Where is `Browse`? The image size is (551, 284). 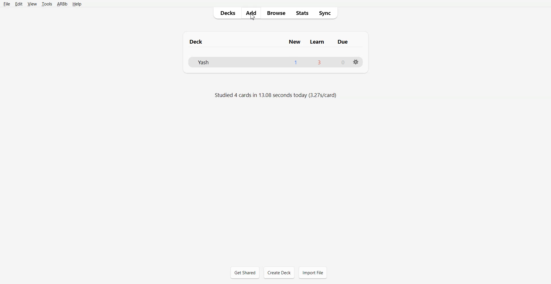
Browse is located at coordinates (276, 13).